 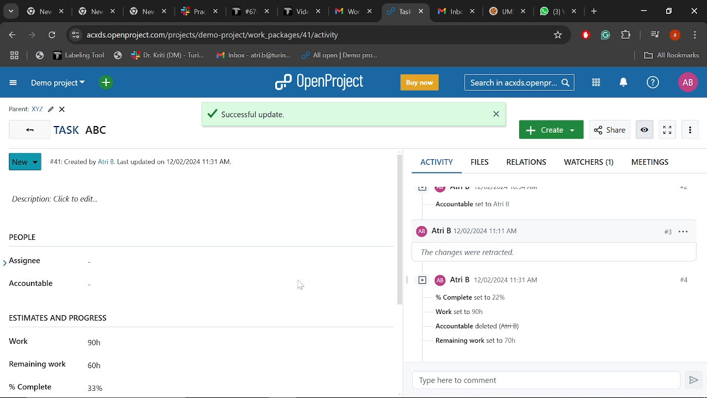 I want to click on Minimize, so click(x=643, y=12).